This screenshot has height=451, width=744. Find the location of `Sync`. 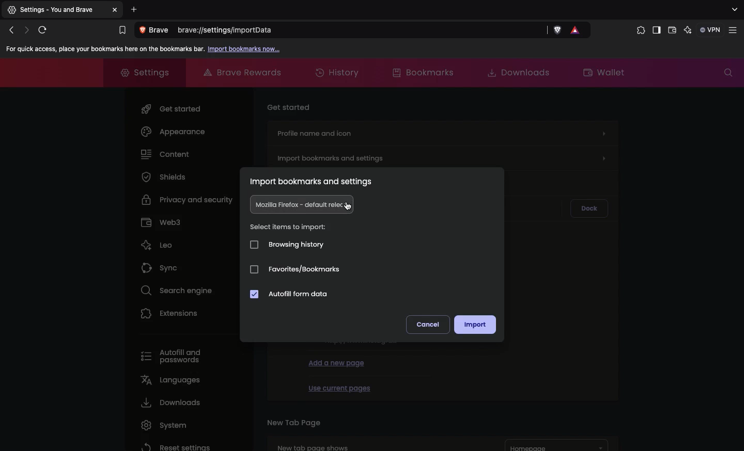

Sync is located at coordinates (162, 265).